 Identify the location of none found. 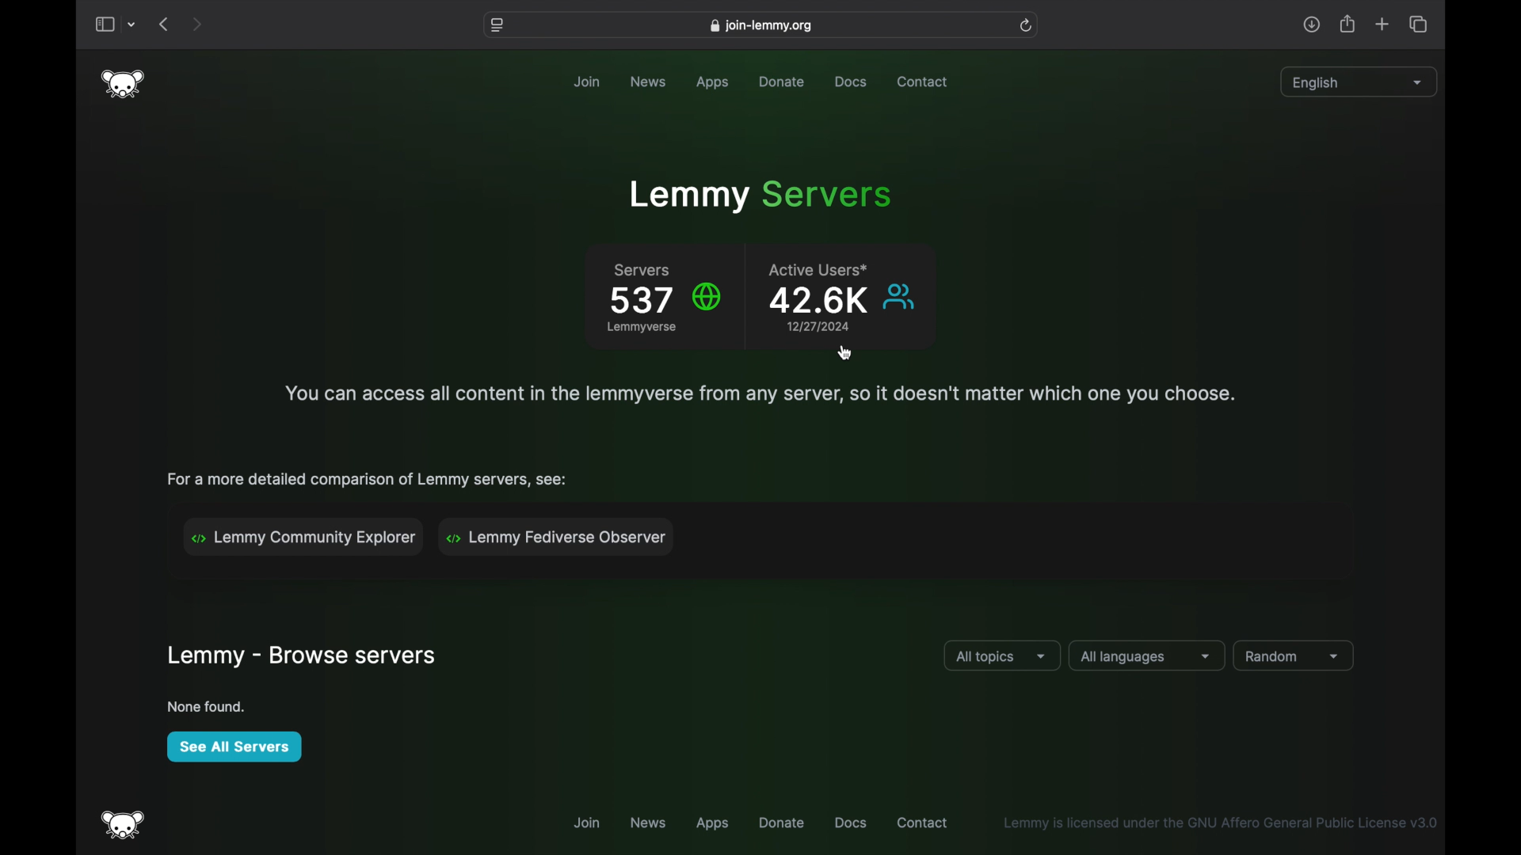
(206, 706).